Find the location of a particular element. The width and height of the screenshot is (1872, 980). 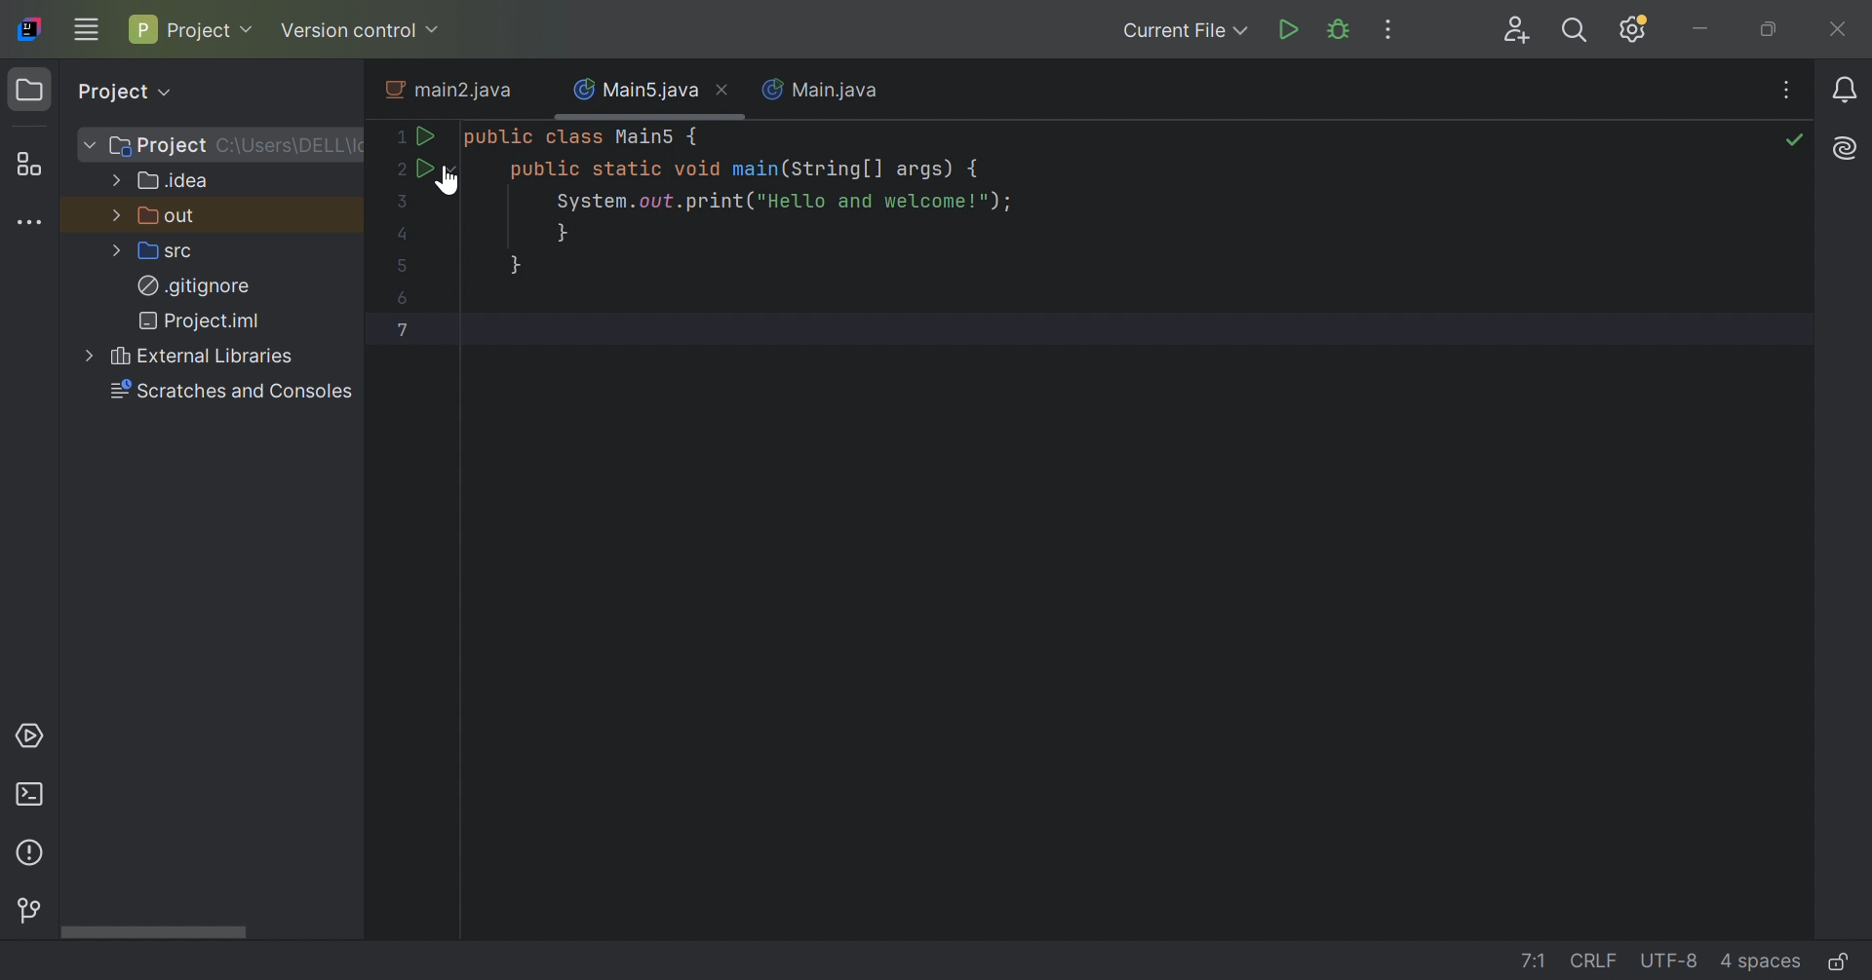

Scroll bar is located at coordinates (151, 933).